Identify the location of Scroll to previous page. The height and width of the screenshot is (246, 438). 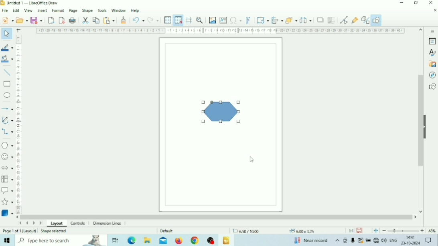
(27, 223).